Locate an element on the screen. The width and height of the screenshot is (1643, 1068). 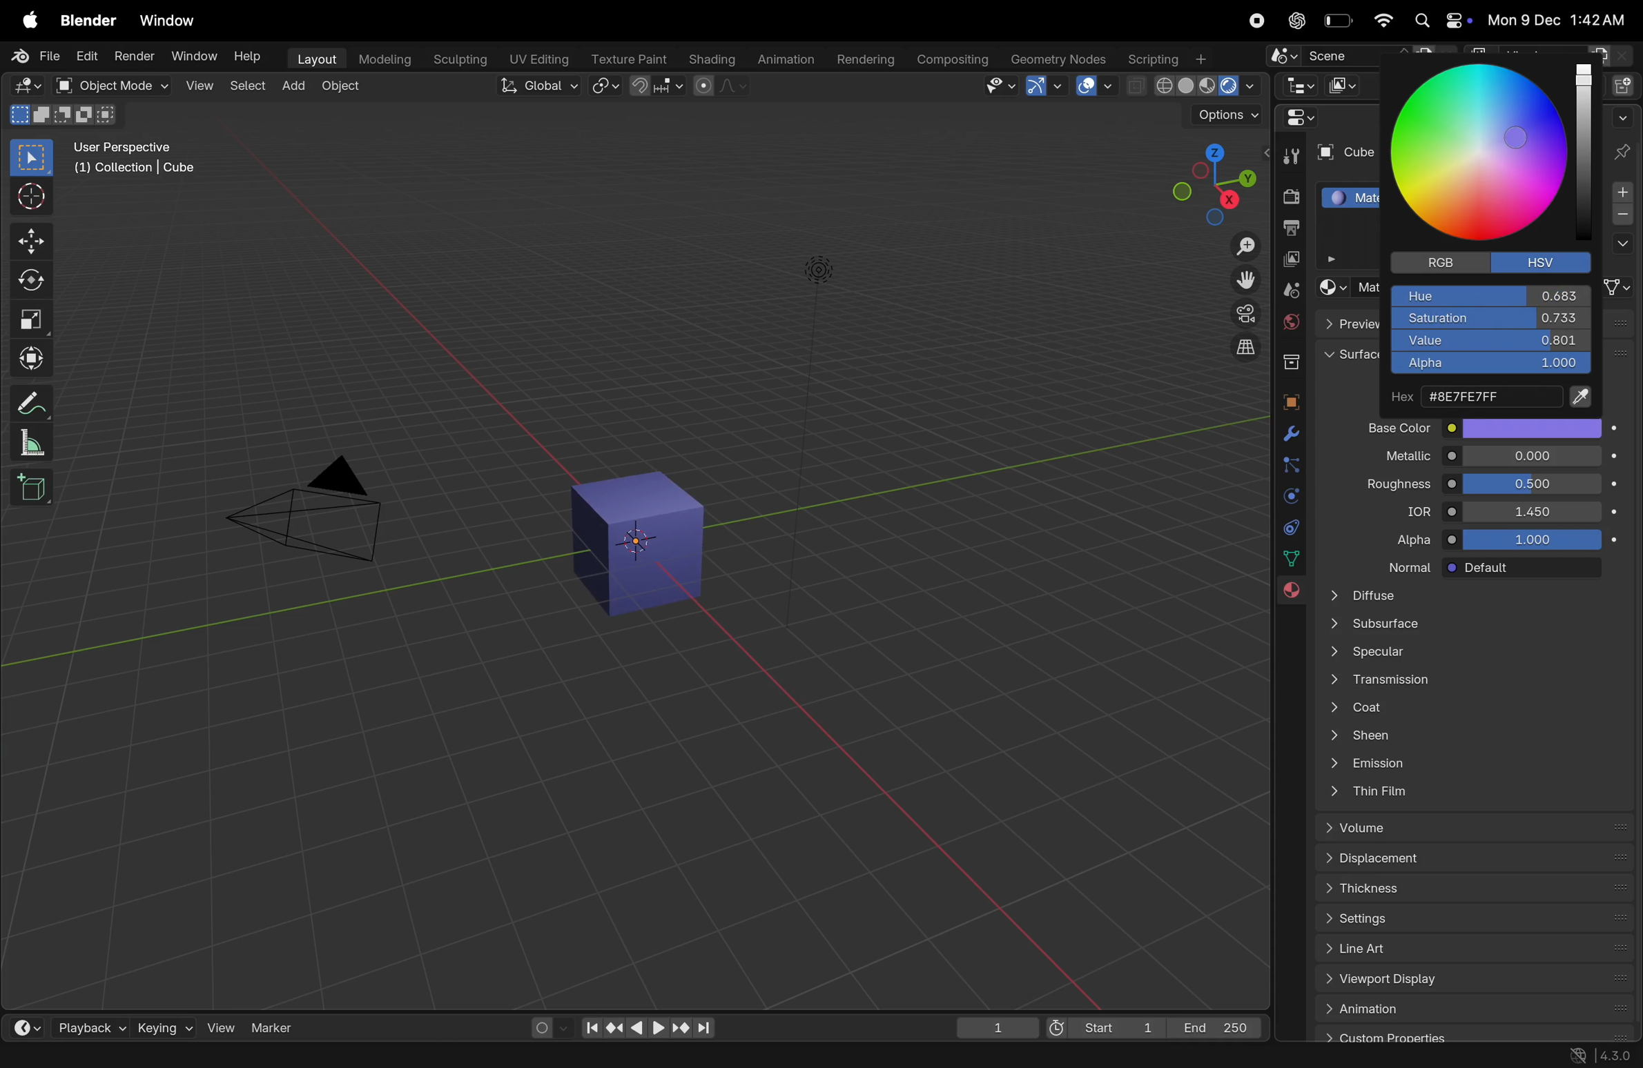
move view is located at coordinates (1246, 280).